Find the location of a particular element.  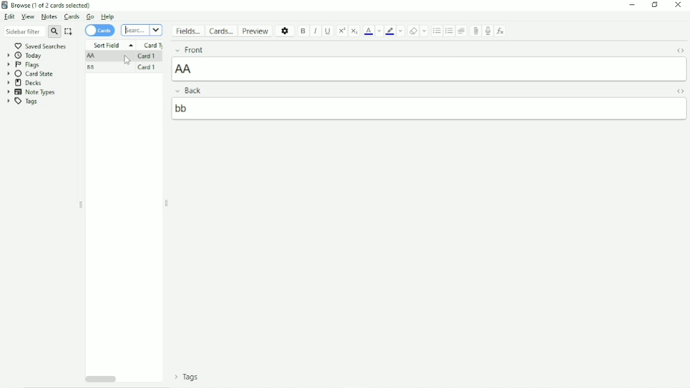

Note Types is located at coordinates (31, 92).